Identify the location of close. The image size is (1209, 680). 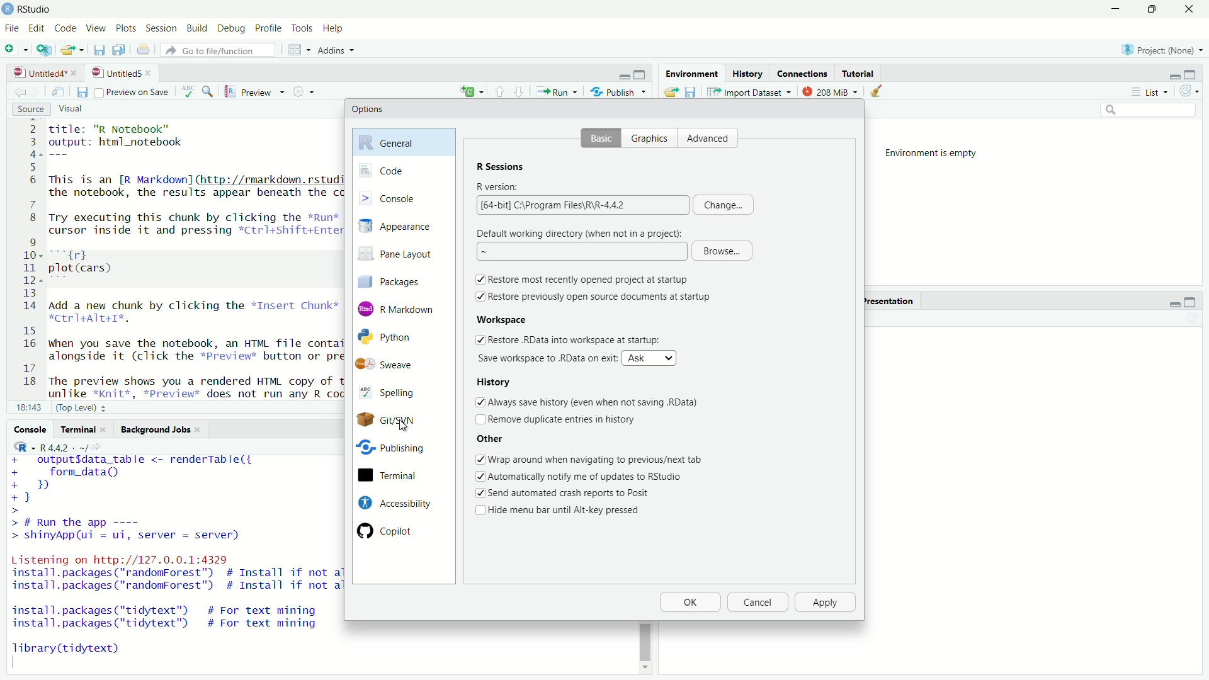
(76, 73).